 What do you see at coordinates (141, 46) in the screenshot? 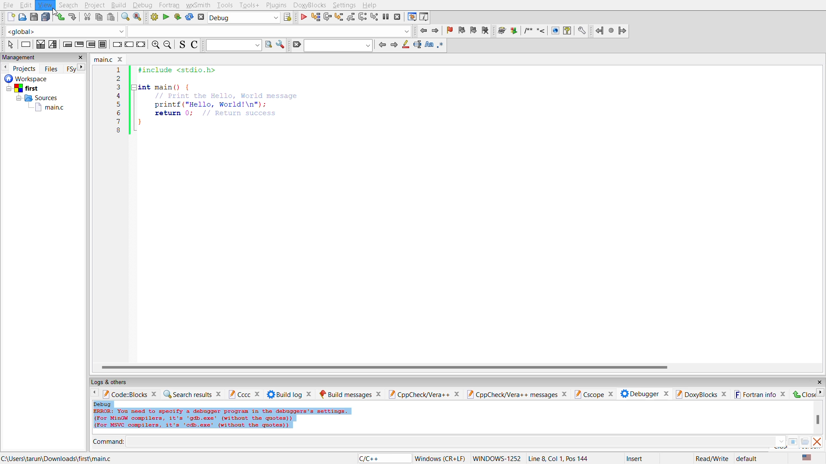
I see `return instruction` at bounding box center [141, 46].